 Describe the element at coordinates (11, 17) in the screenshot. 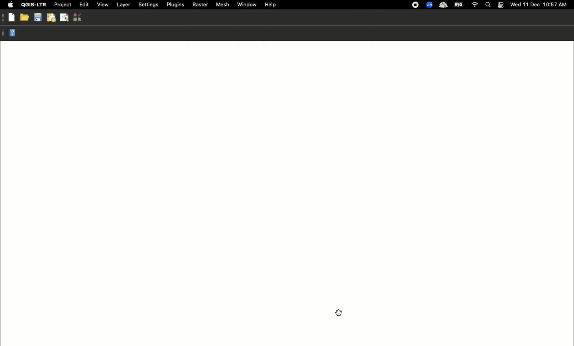

I see `new file` at that location.